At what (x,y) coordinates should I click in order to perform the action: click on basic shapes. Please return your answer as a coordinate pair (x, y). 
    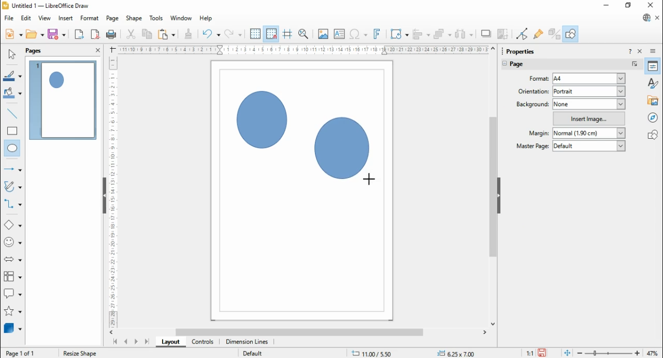
    Looking at the image, I should click on (13, 226).